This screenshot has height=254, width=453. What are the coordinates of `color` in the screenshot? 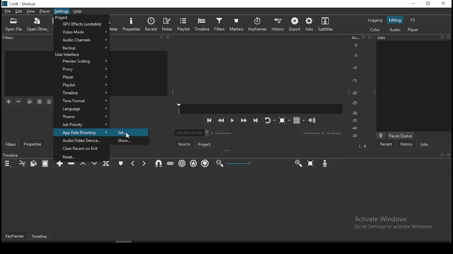 It's located at (374, 30).